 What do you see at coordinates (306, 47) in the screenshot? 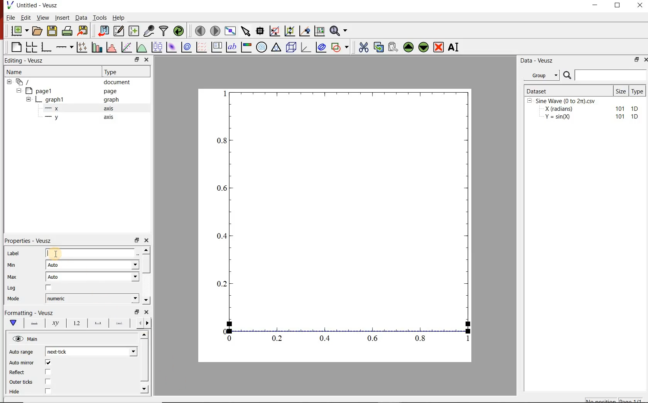
I see `3d graph` at bounding box center [306, 47].